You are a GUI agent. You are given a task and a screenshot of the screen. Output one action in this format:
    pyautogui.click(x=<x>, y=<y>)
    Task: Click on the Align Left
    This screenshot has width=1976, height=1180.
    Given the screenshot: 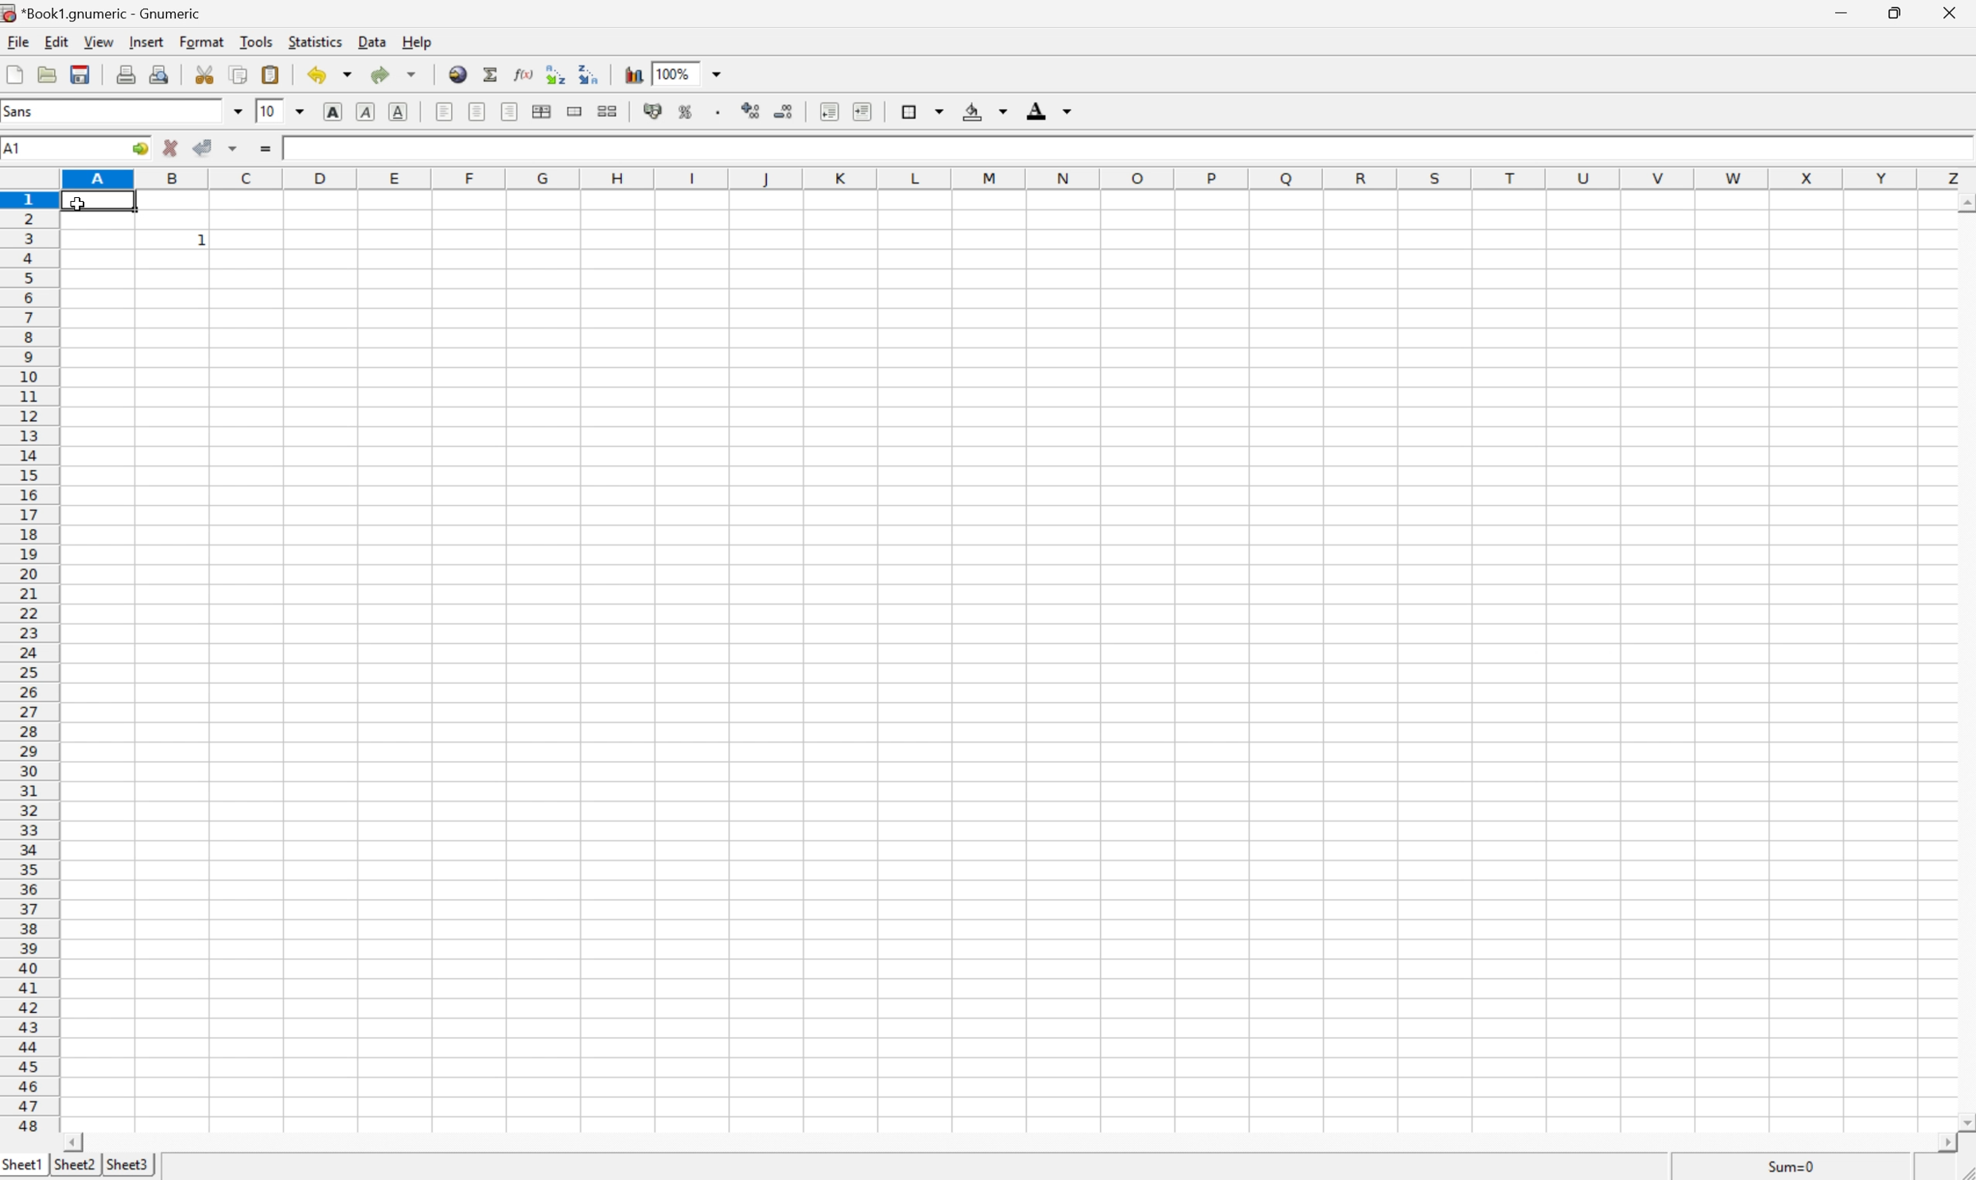 What is the action you would take?
    pyautogui.click(x=446, y=110)
    